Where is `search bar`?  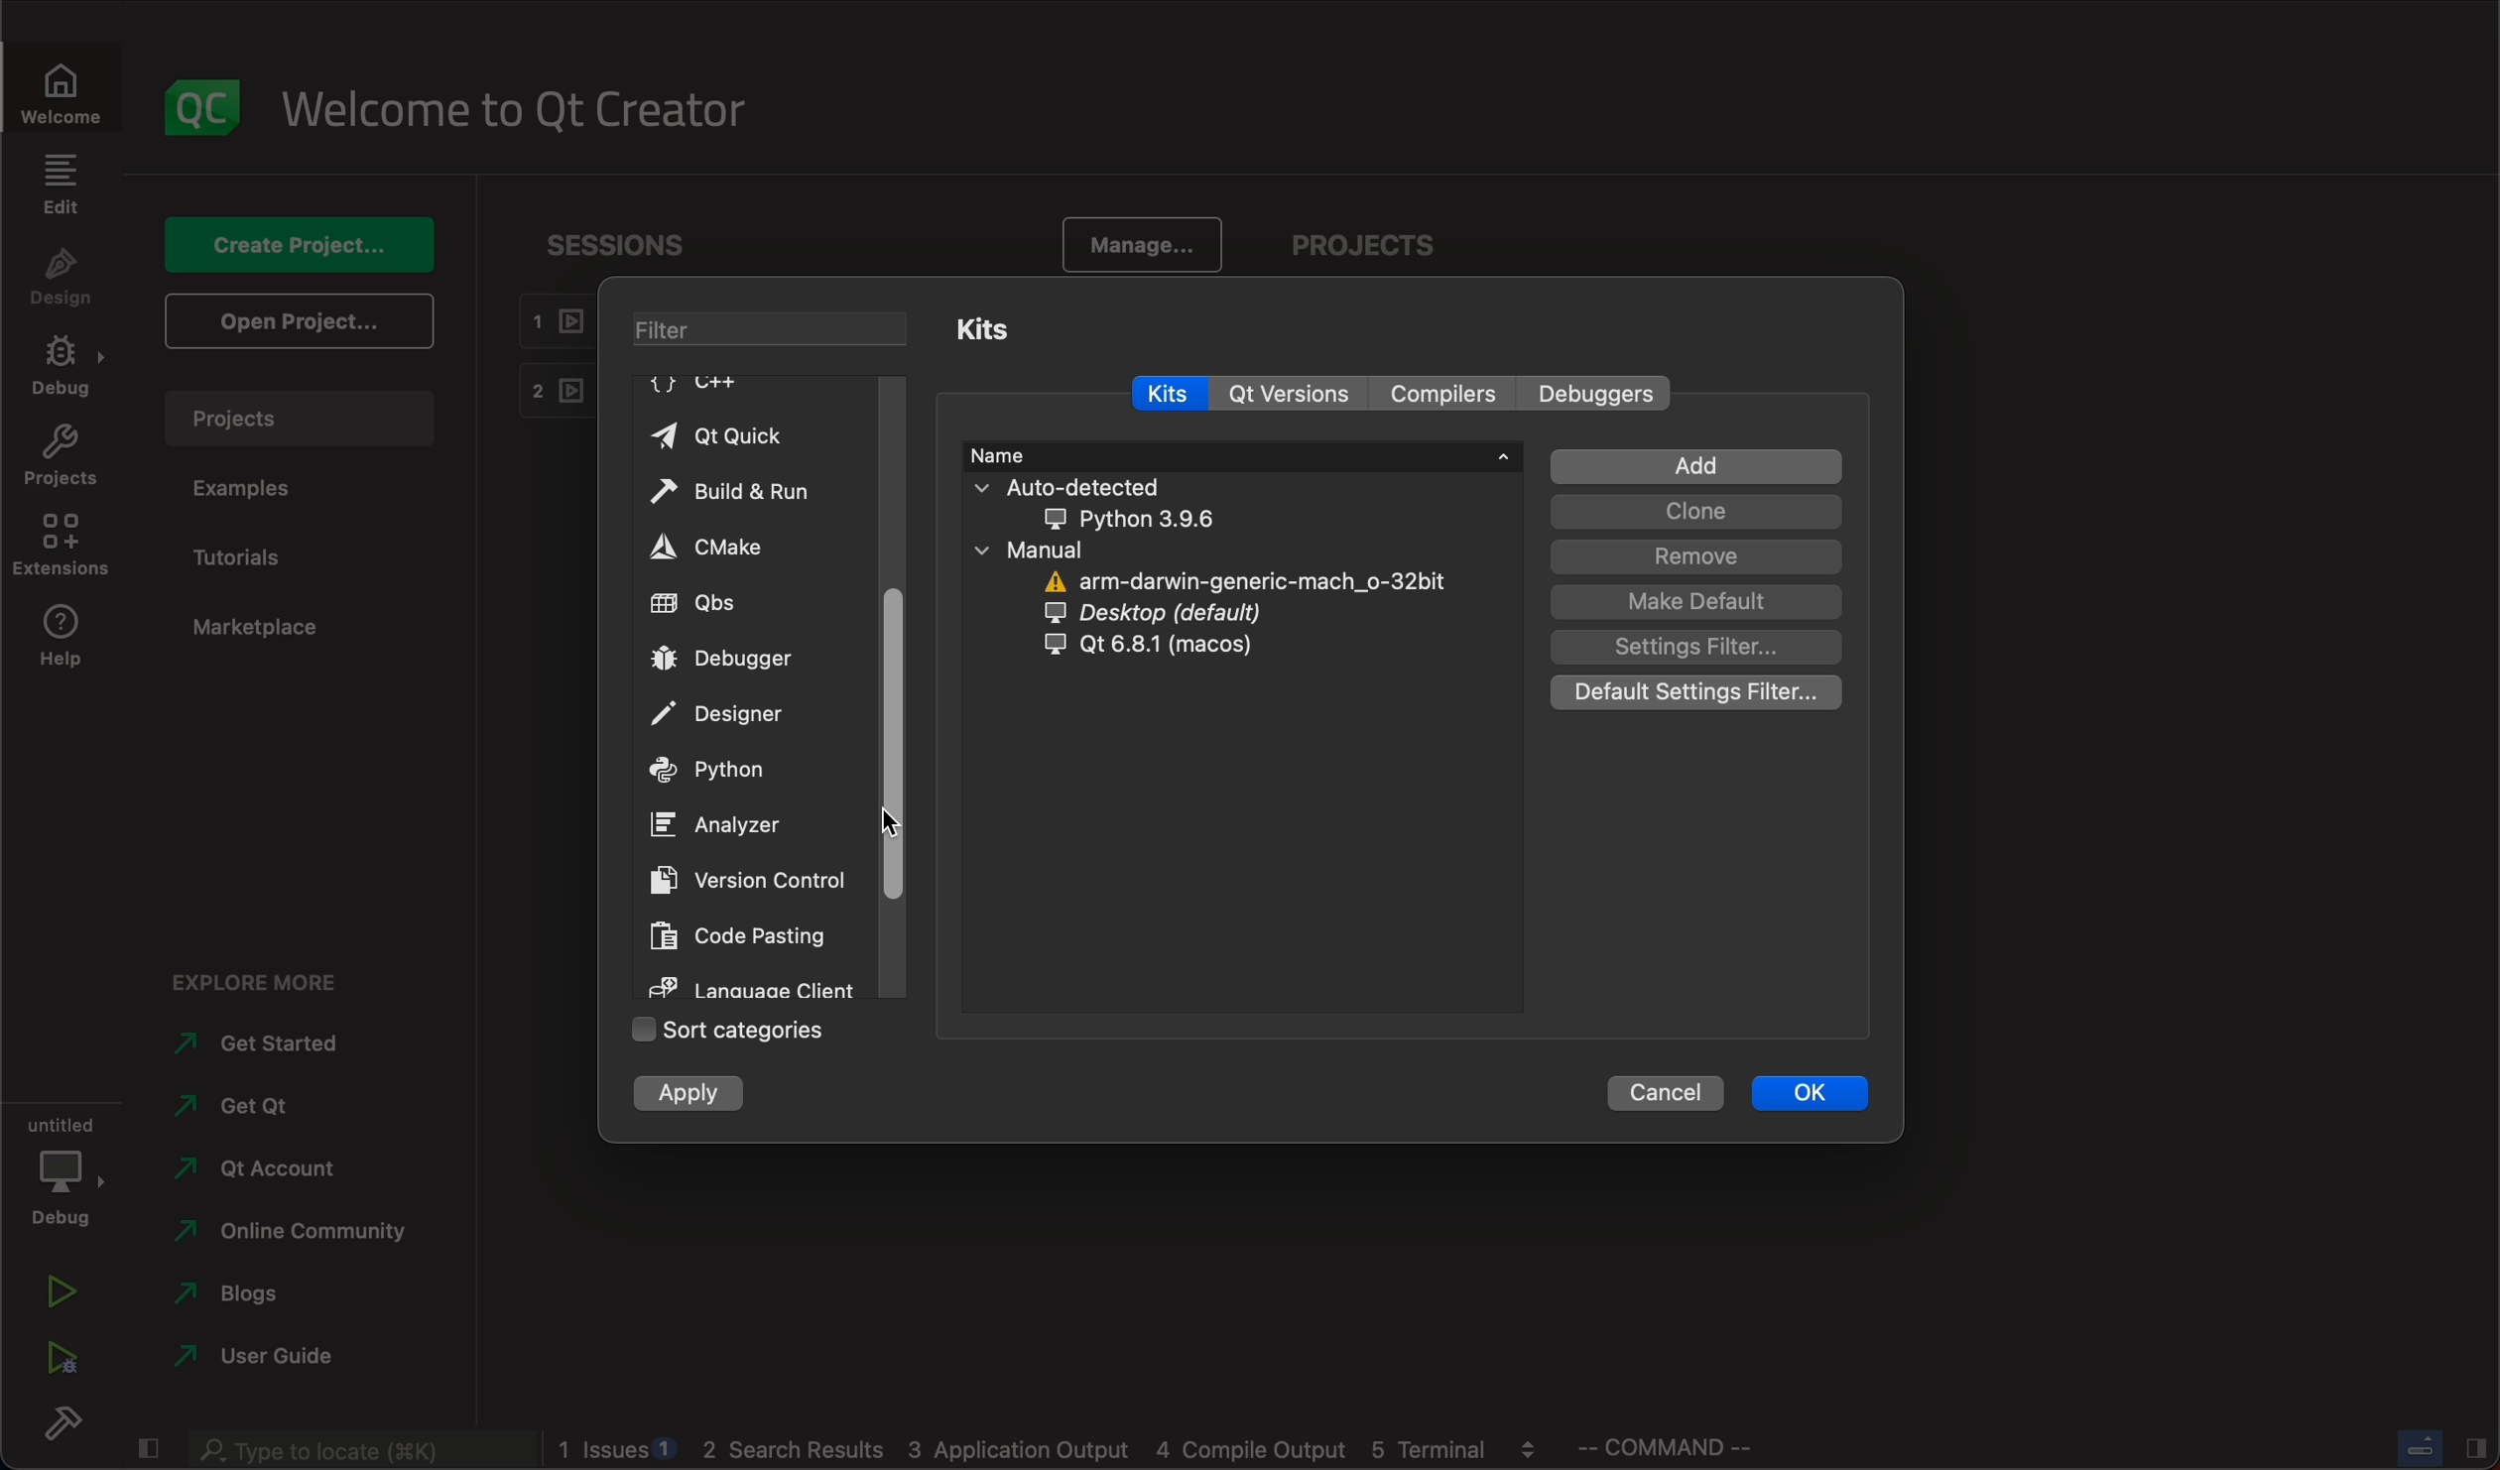
search bar is located at coordinates (357, 1449).